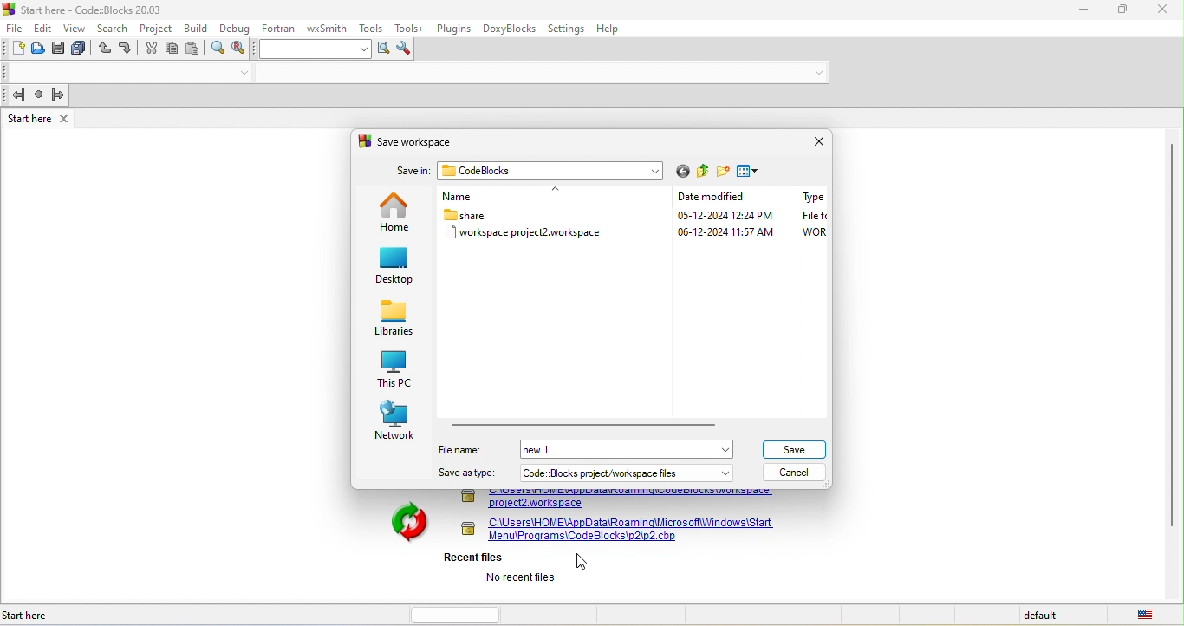 This screenshot has width=1184, height=626. What do you see at coordinates (704, 173) in the screenshot?
I see `up one level` at bounding box center [704, 173].